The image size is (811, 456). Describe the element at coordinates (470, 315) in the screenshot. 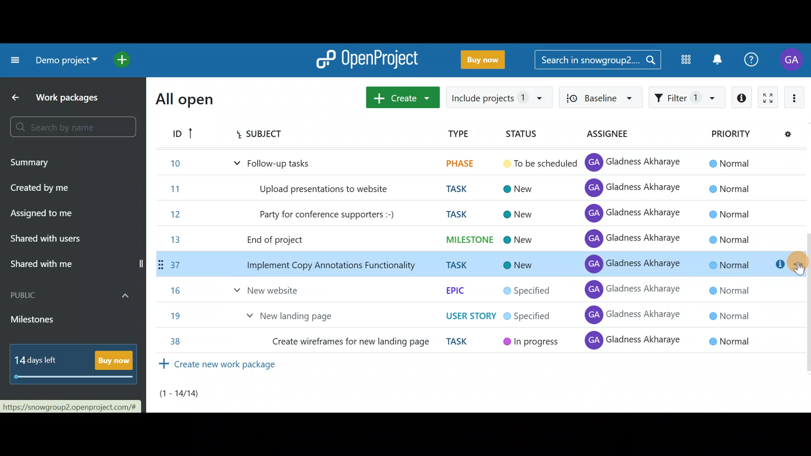

I see `USER STORY` at that location.